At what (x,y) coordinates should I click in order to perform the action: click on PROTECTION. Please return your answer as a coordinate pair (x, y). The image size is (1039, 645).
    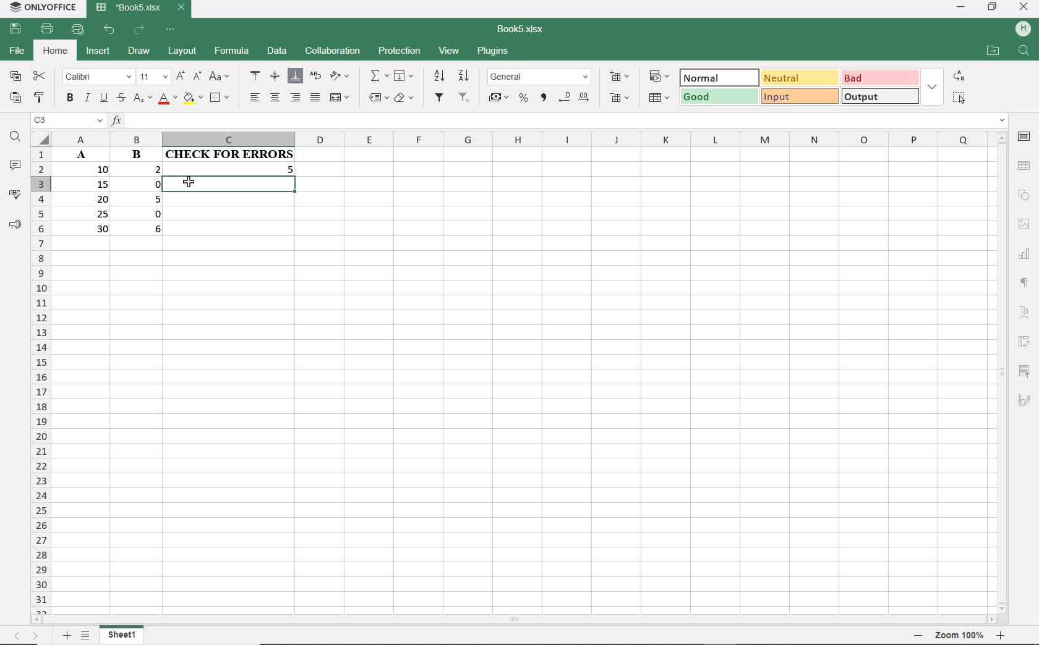
    Looking at the image, I should click on (398, 51).